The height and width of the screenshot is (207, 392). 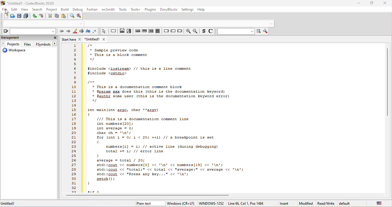 I want to click on read/write, so click(x=326, y=204).